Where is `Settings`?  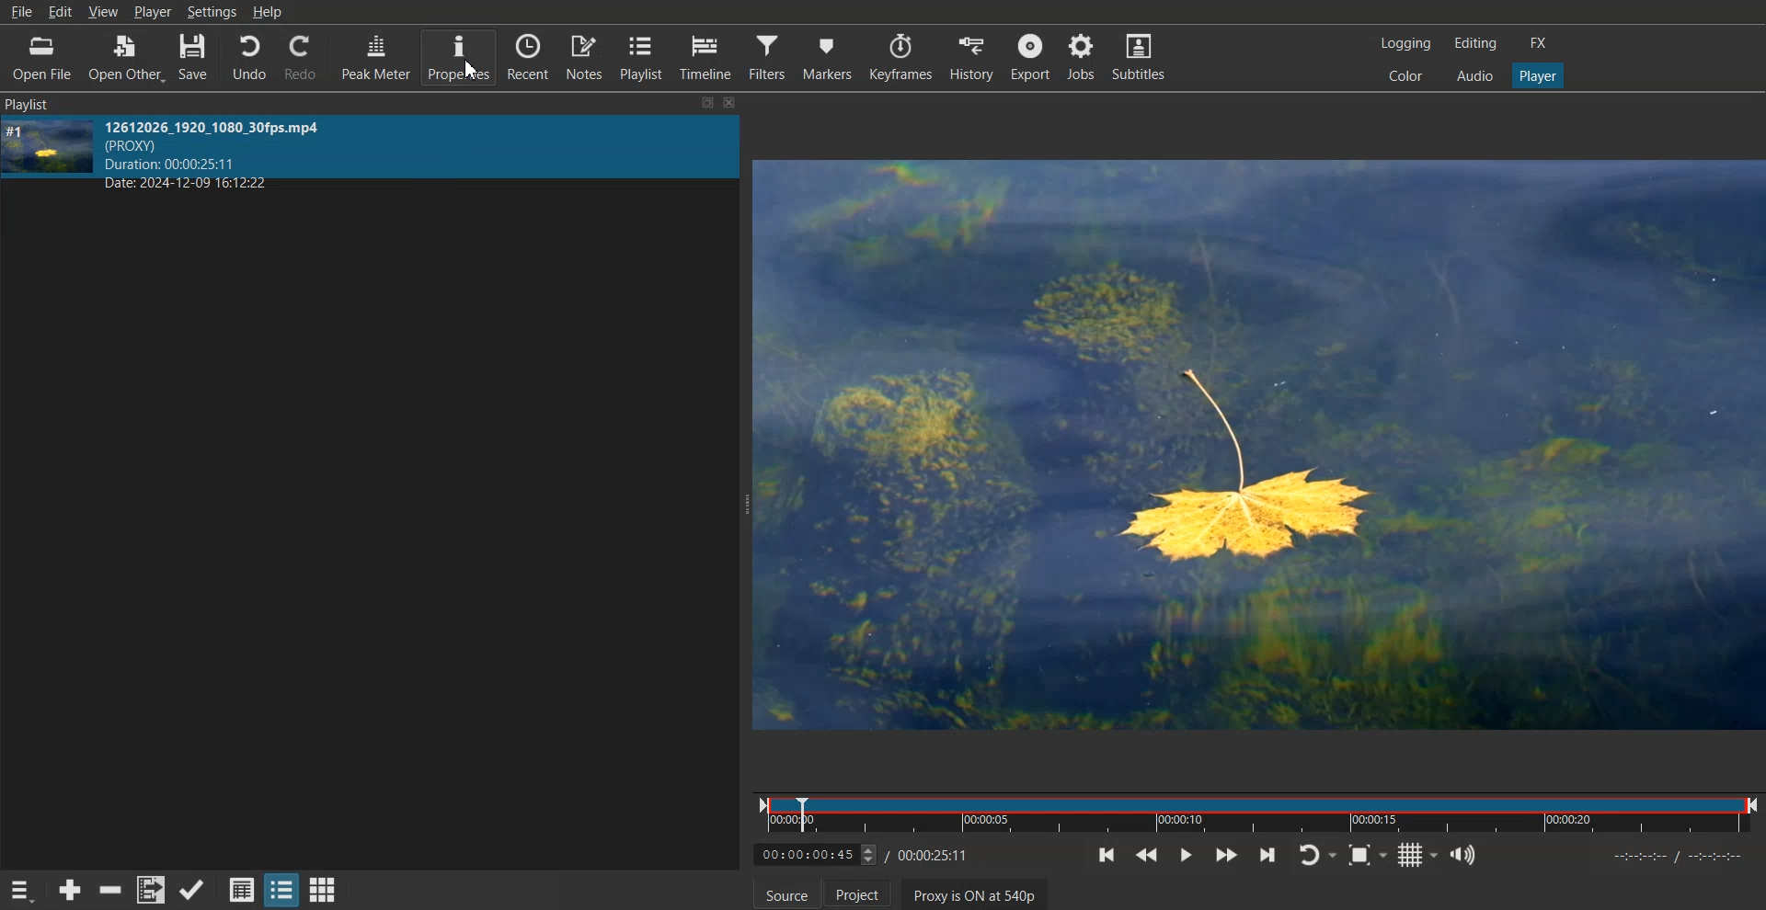 Settings is located at coordinates (212, 12).